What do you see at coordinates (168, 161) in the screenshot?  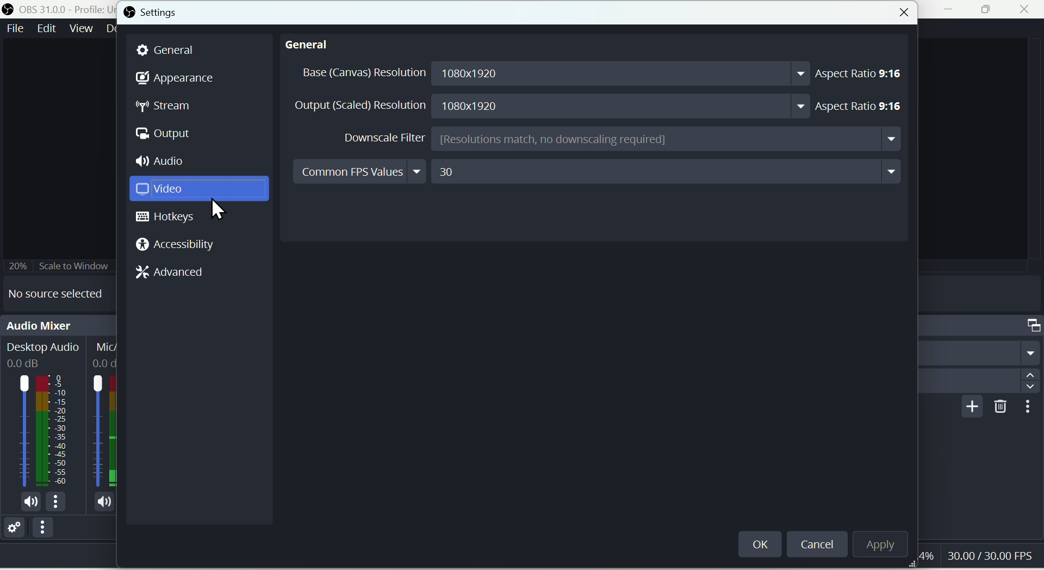 I see `Audio` at bounding box center [168, 161].